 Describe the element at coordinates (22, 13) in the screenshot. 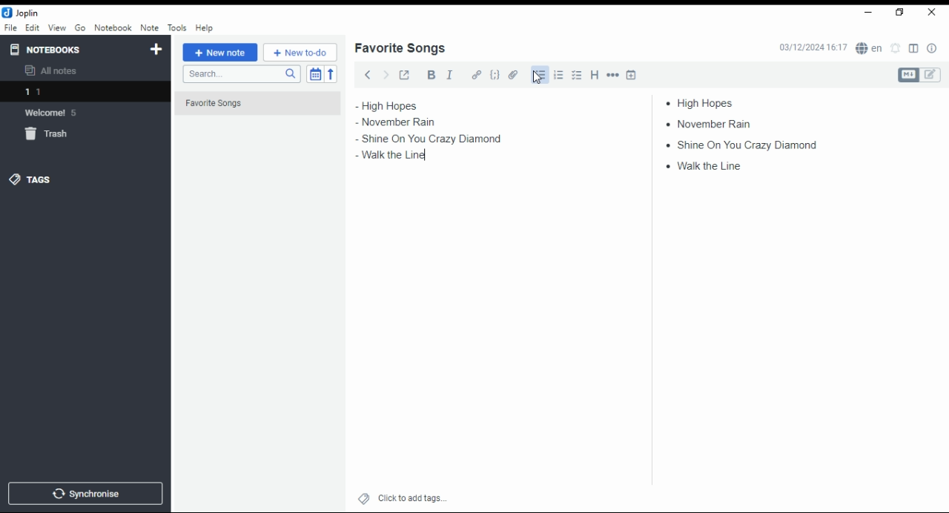

I see `icon` at that location.